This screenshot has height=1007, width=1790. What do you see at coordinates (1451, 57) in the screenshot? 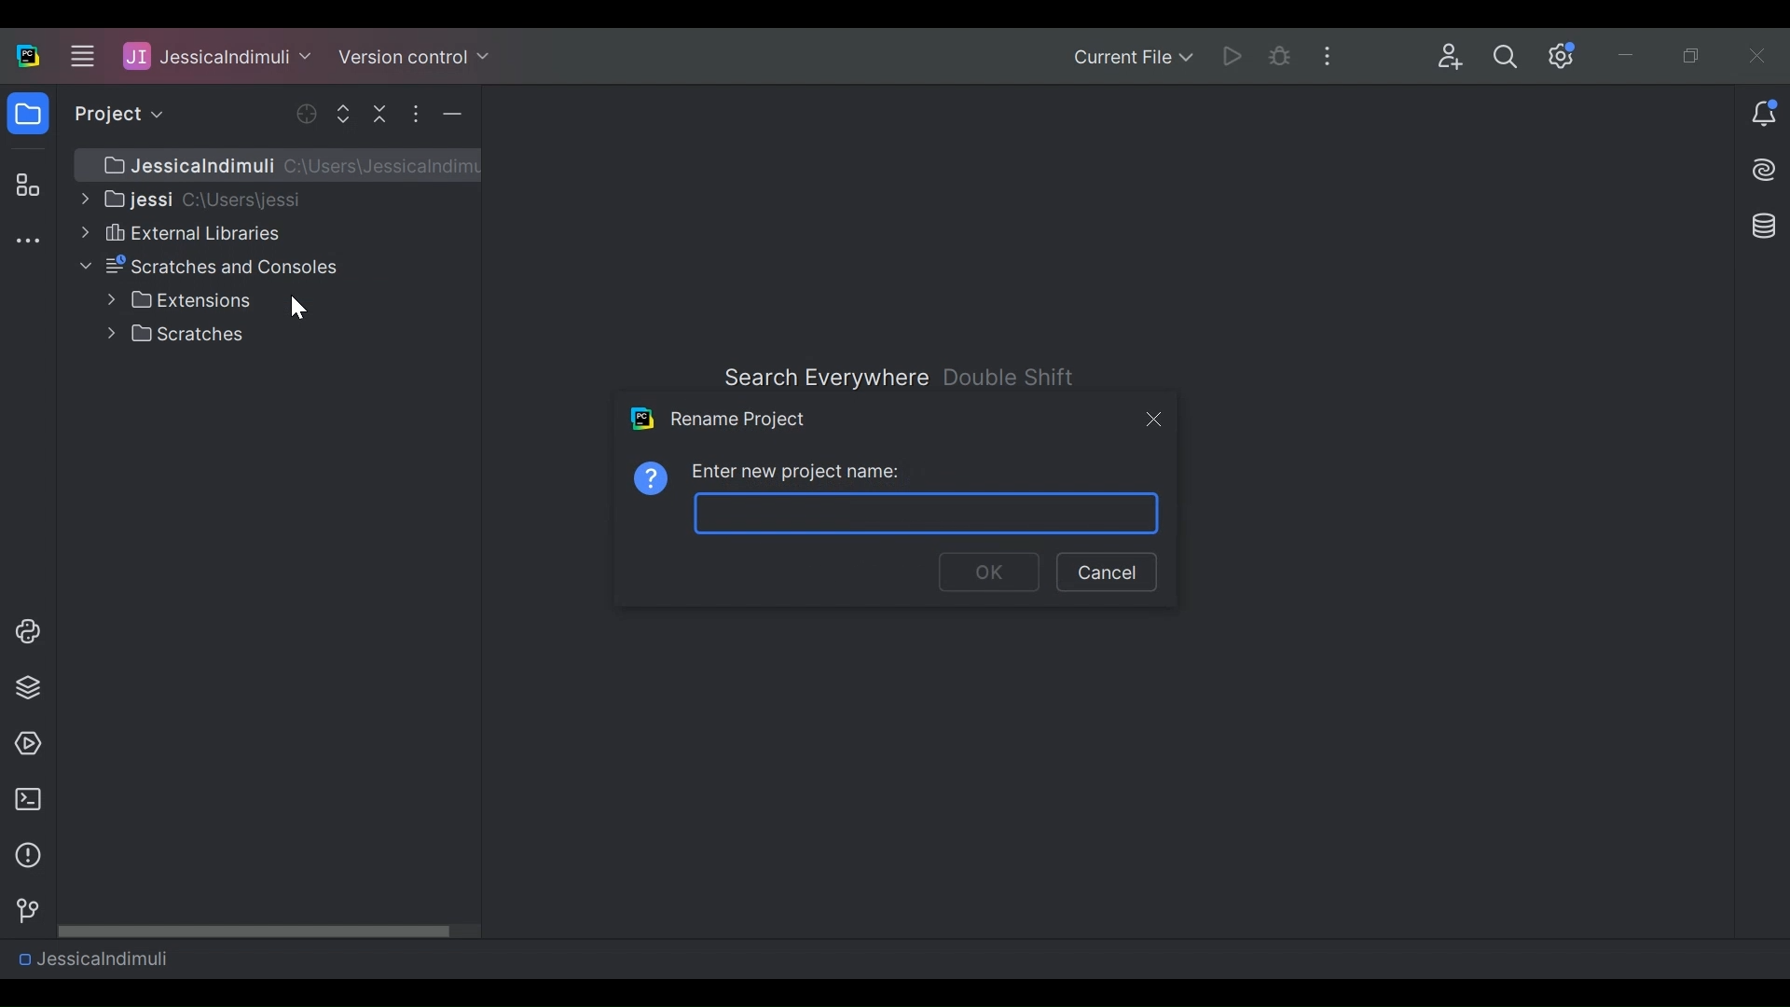
I see `Code with Me` at bounding box center [1451, 57].